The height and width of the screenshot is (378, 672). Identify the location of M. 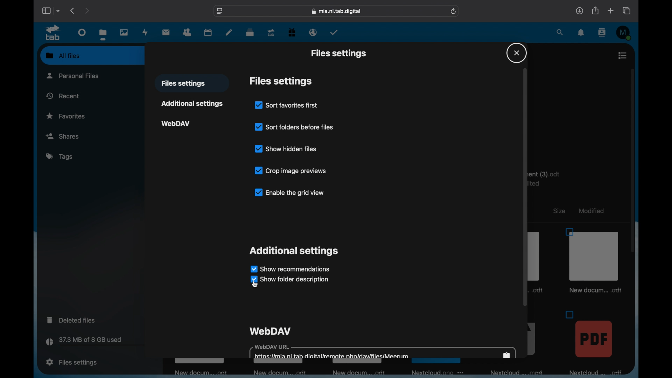
(624, 33).